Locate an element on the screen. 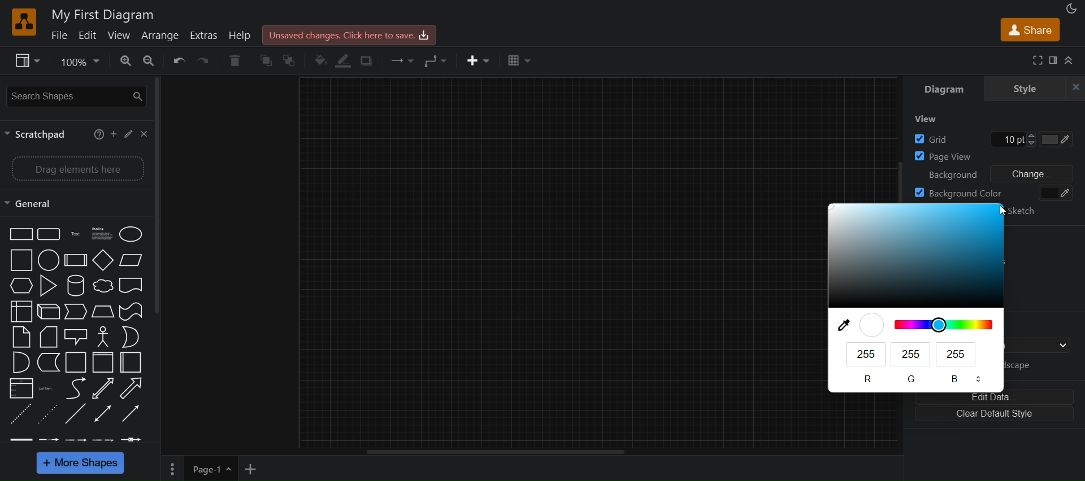 This screenshot has height=481, width=1085. diagram is located at coordinates (945, 86).